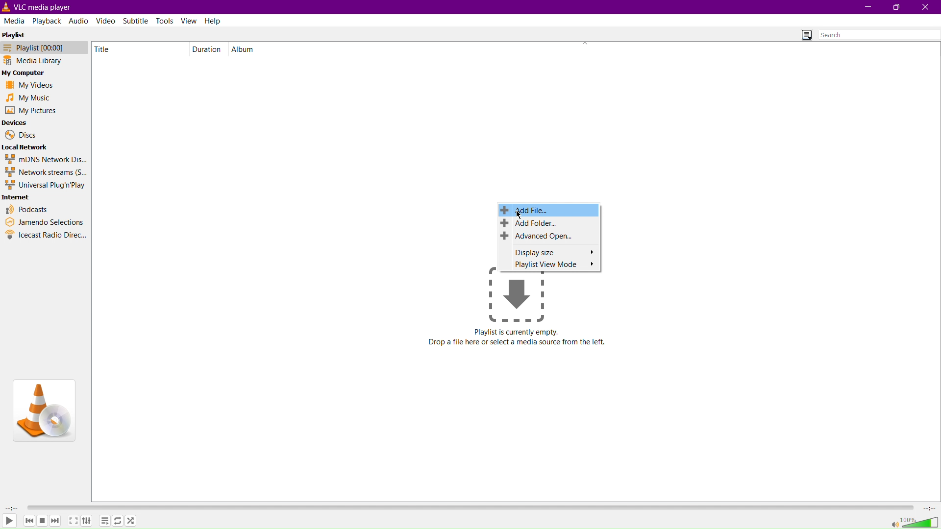  I want to click on Icecast Radio Directory, so click(46, 235).